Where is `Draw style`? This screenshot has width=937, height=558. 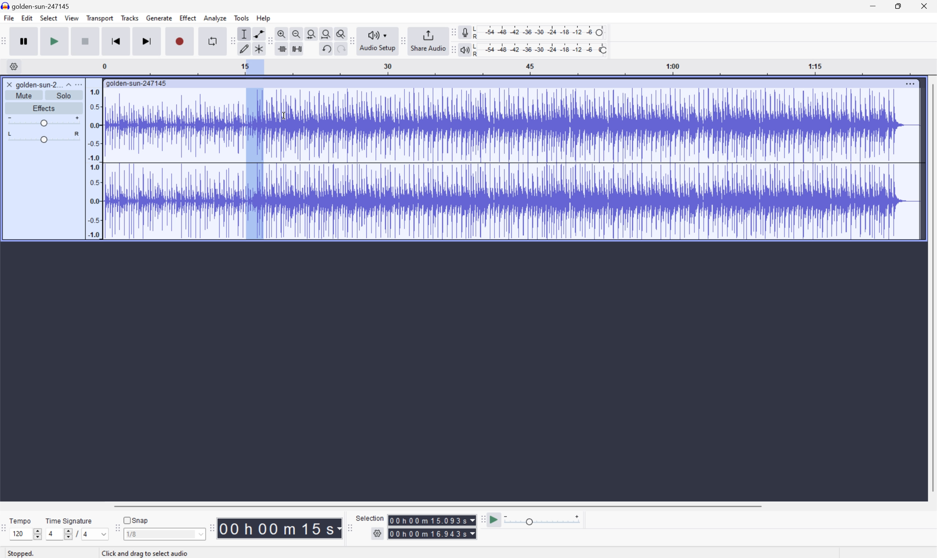
Draw style is located at coordinates (245, 48).